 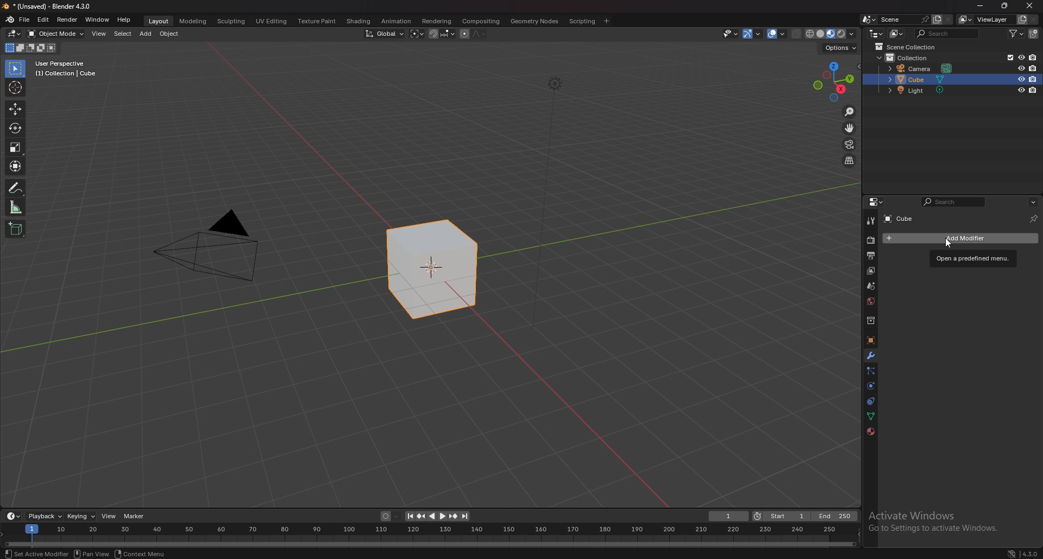 I want to click on edit, so click(x=43, y=20).